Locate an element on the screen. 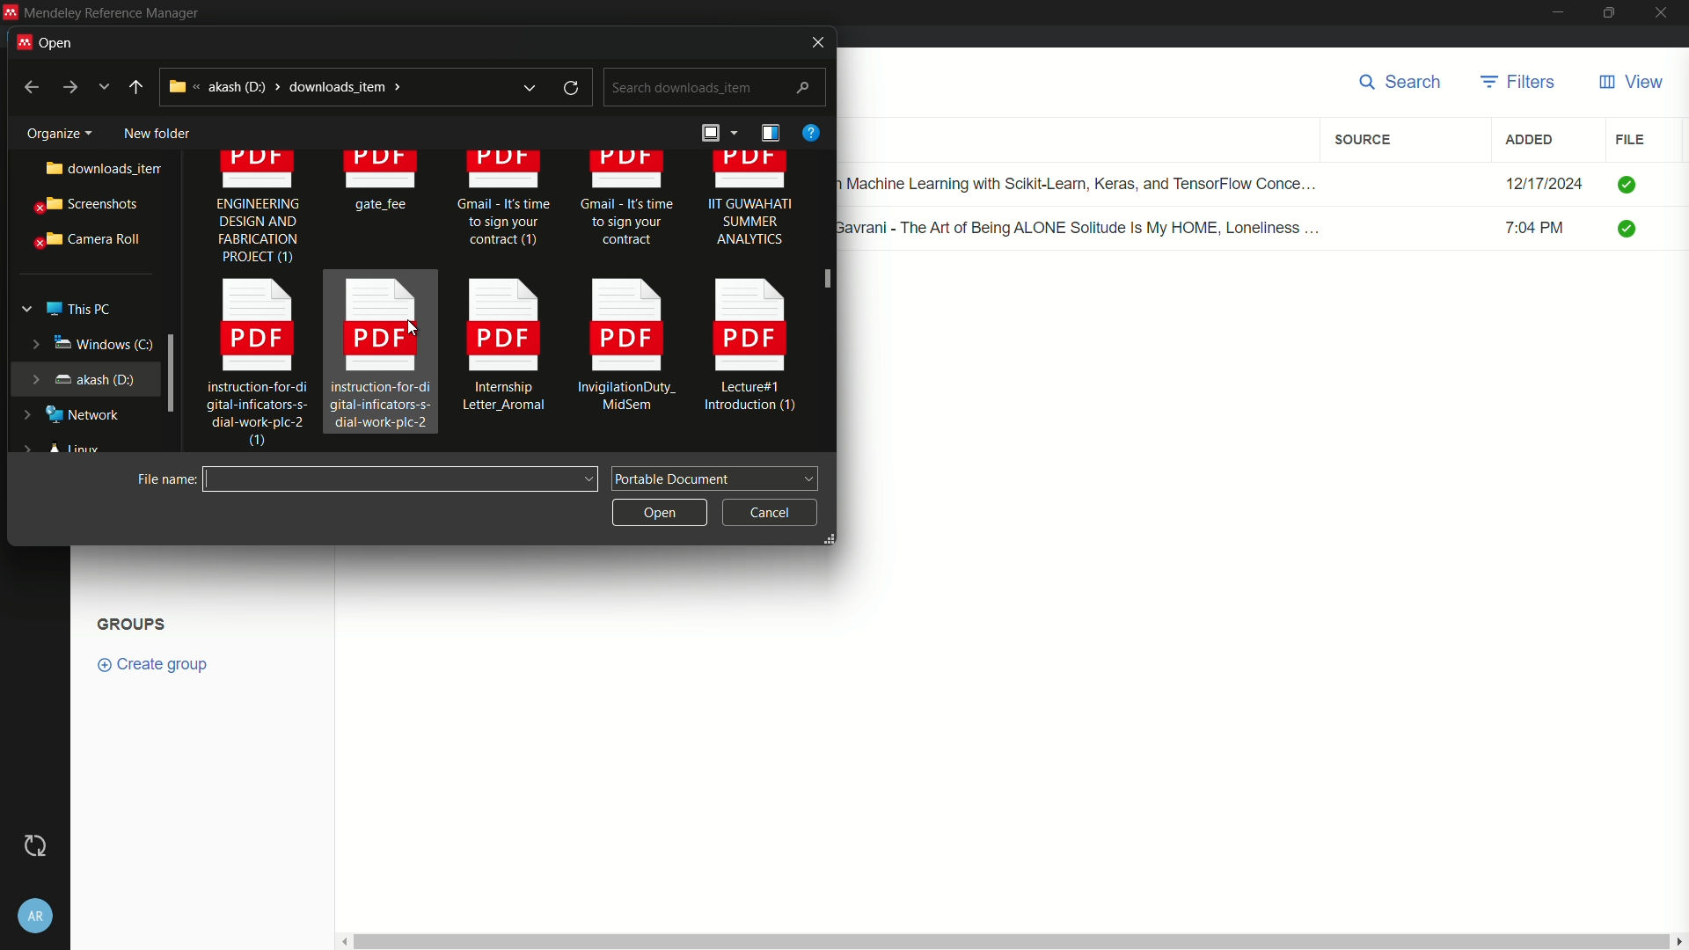 The width and height of the screenshot is (1689, 950). camera roll is located at coordinates (84, 240).